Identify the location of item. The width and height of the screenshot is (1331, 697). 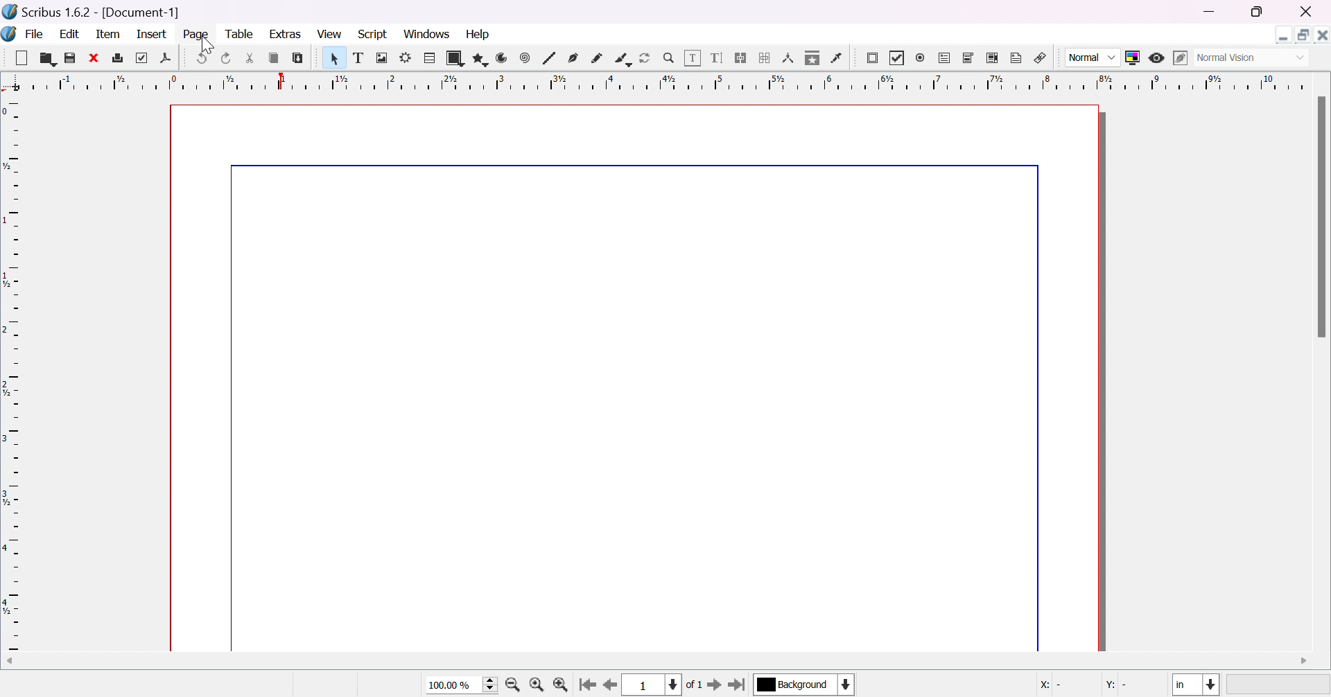
(109, 33).